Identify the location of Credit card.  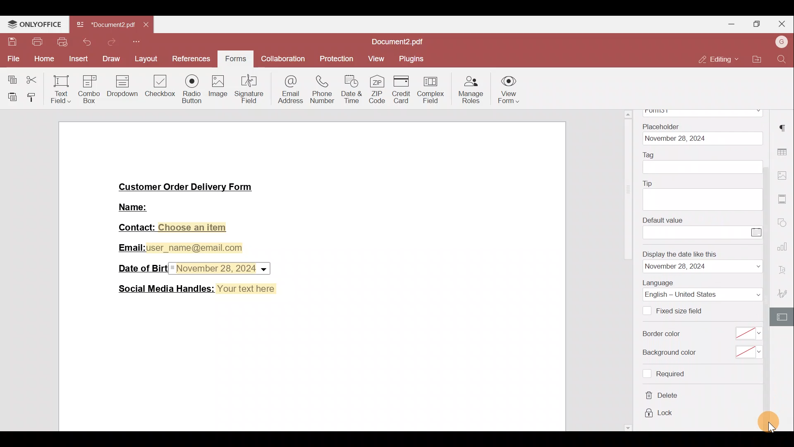
(405, 90).